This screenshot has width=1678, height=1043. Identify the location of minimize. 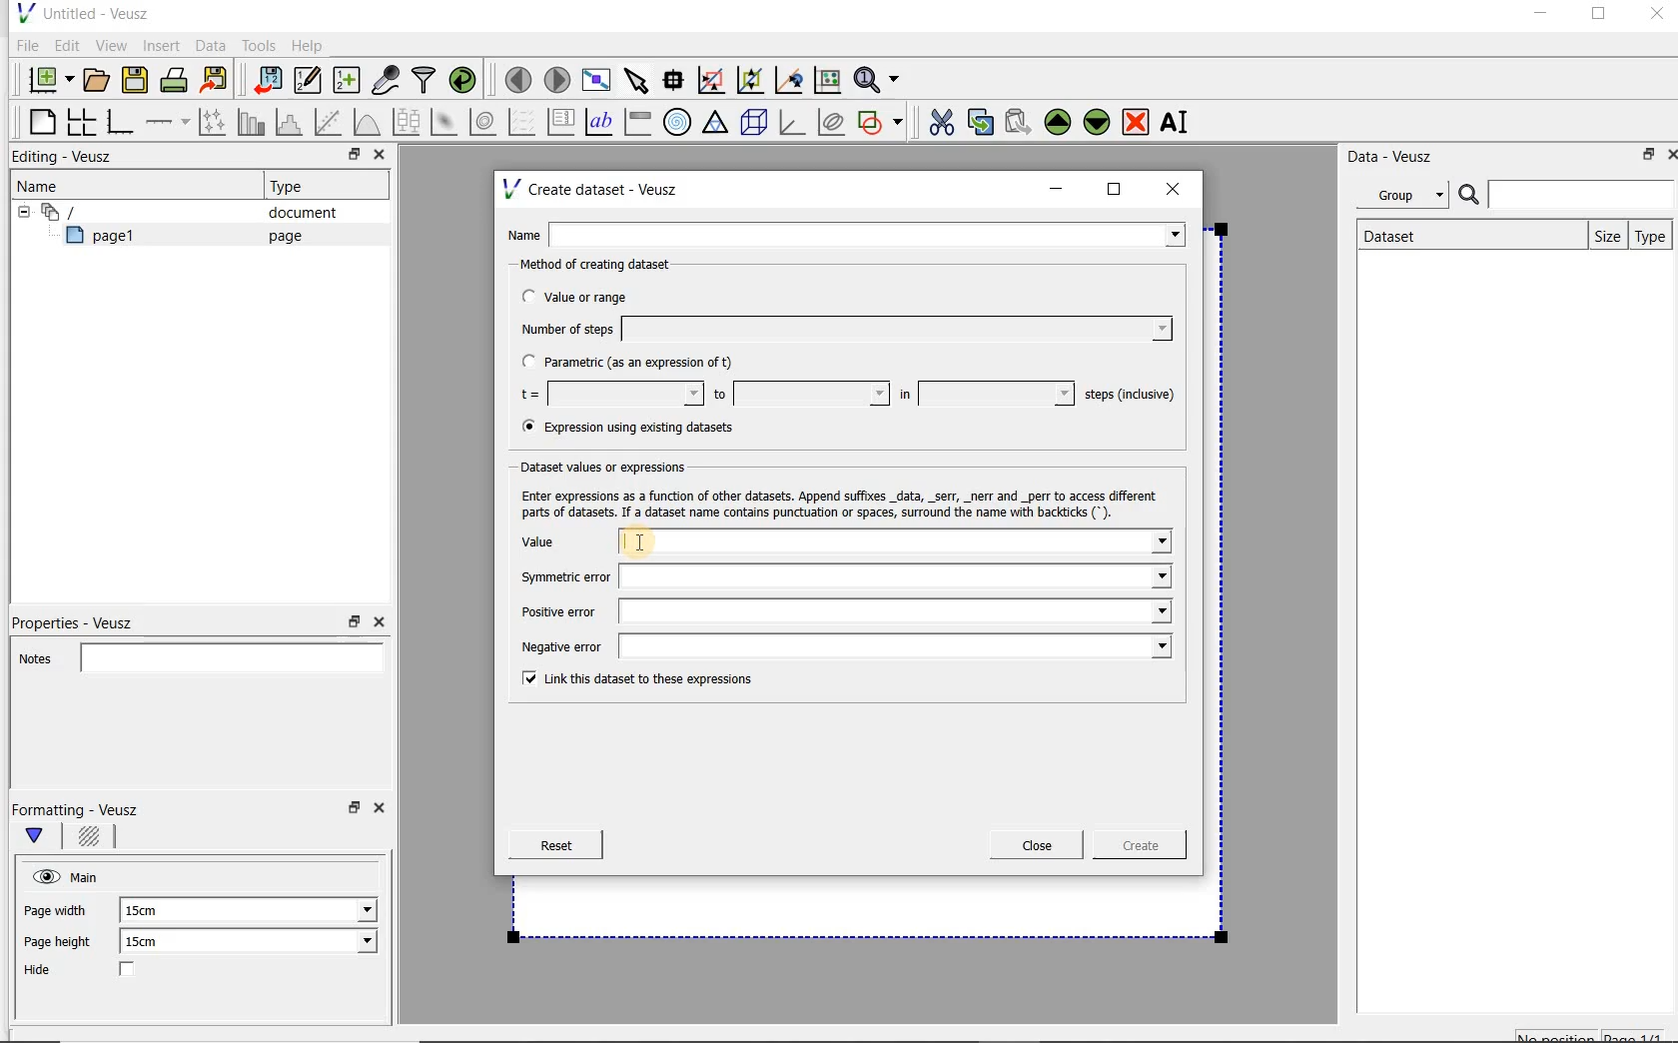
(1539, 16).